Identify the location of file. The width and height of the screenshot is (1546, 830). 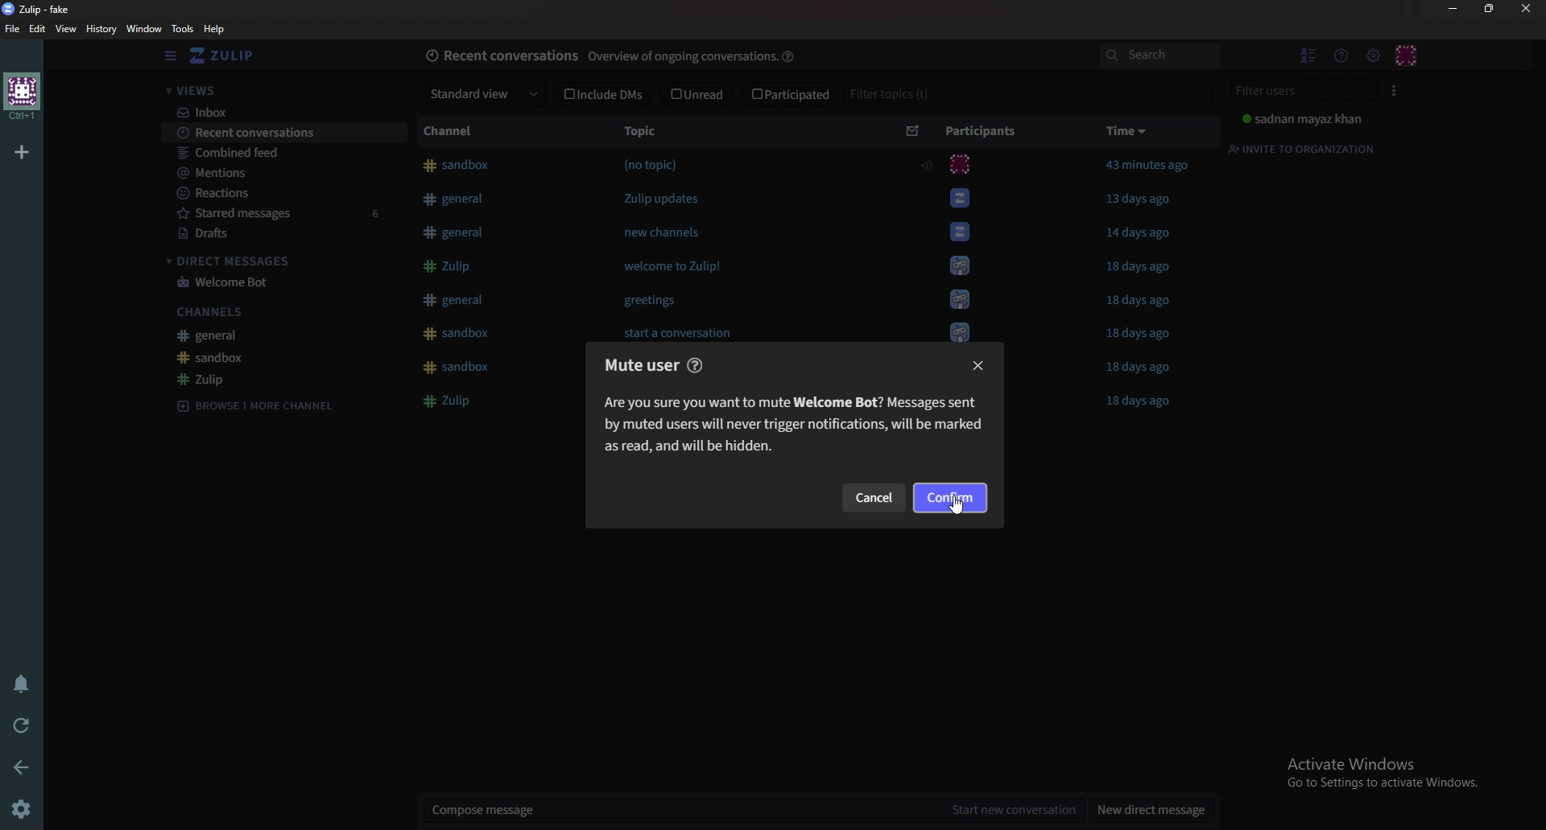
(13, 28).